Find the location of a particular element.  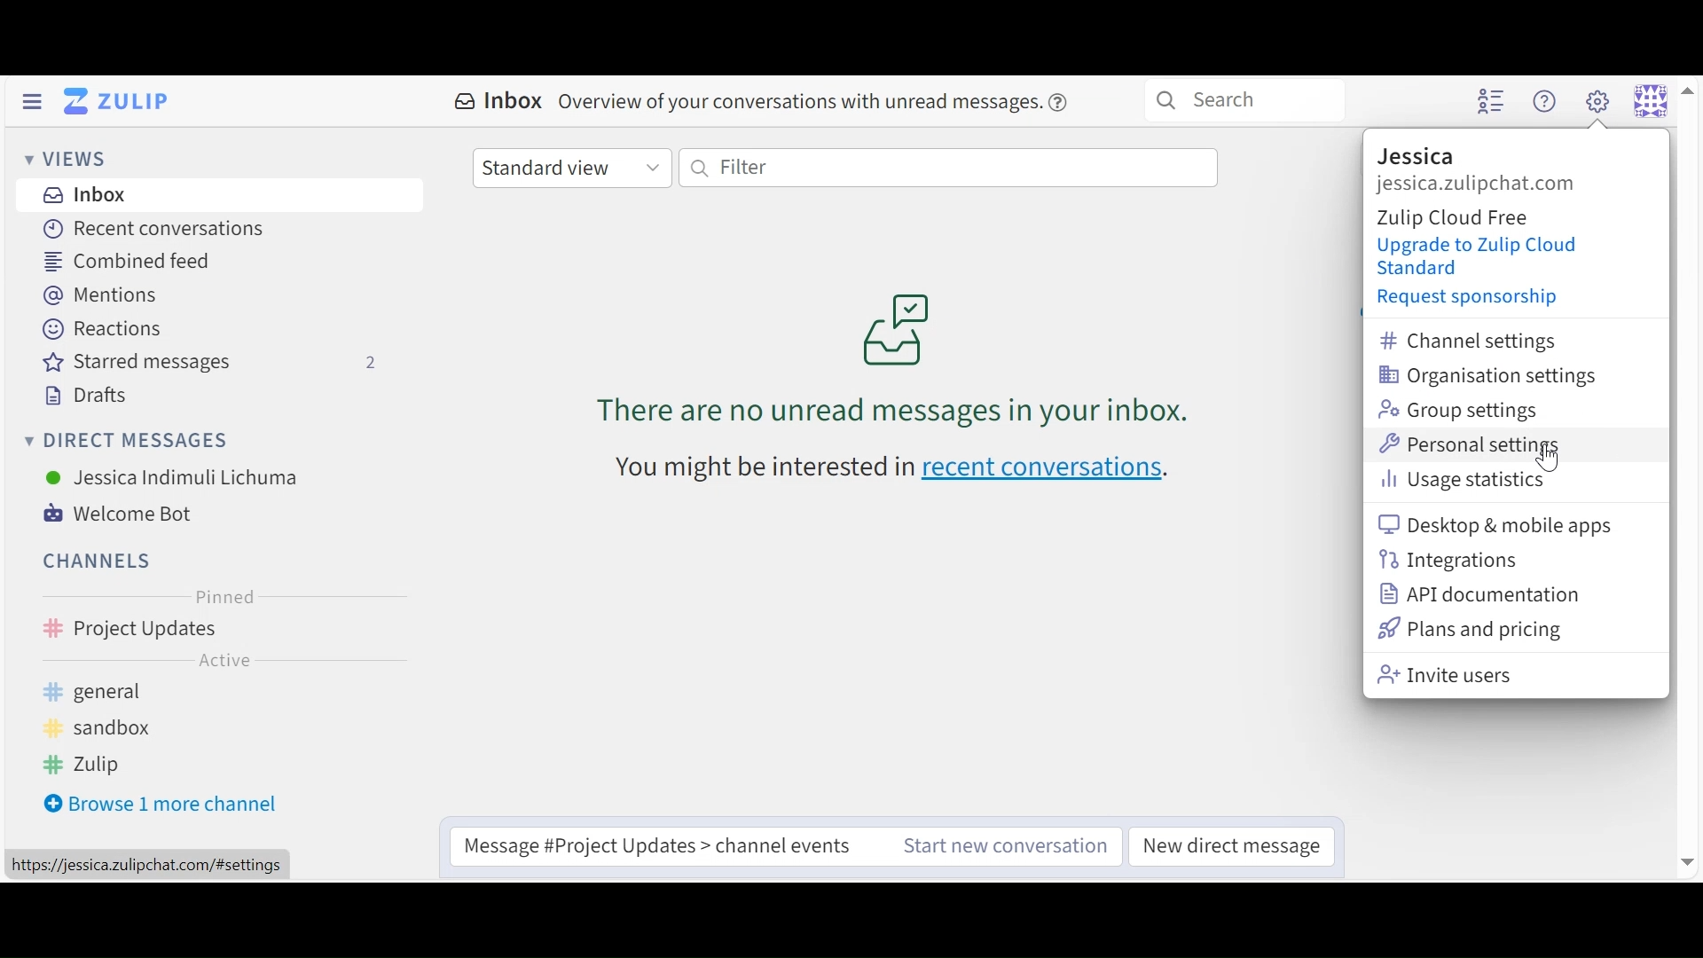

cursor is located at coordinates (1549, 459).